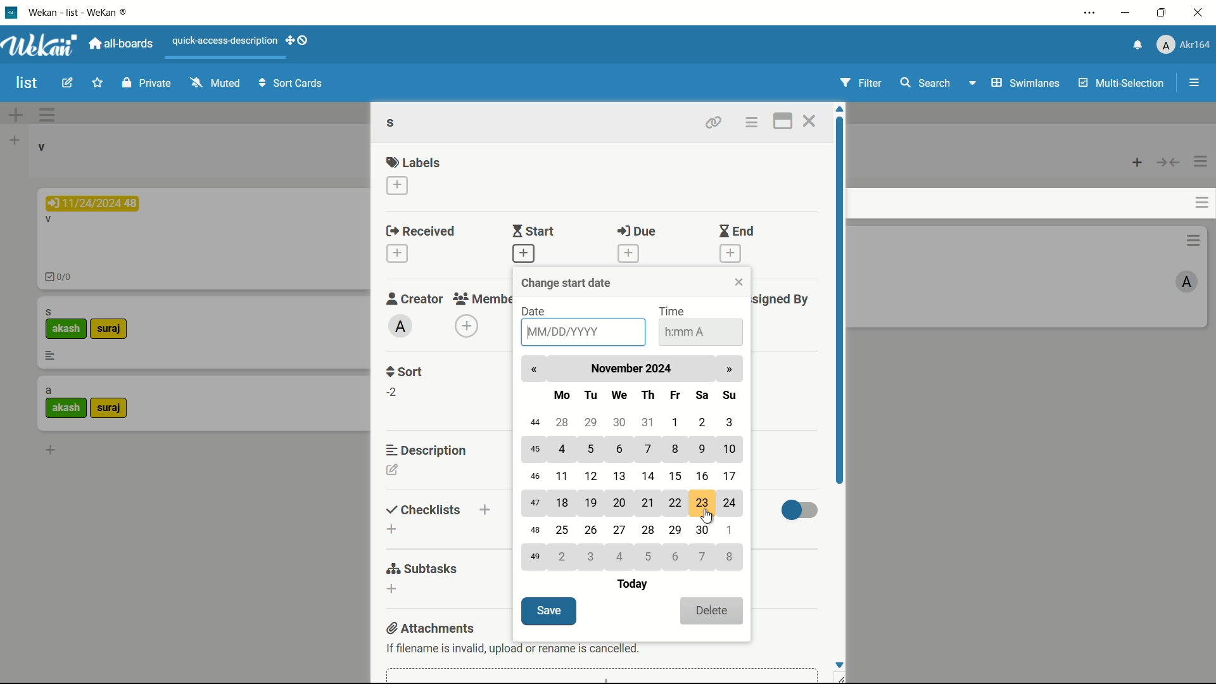 This screenshot has width=1216, height=684. I want to click on description, so click(427, 450).